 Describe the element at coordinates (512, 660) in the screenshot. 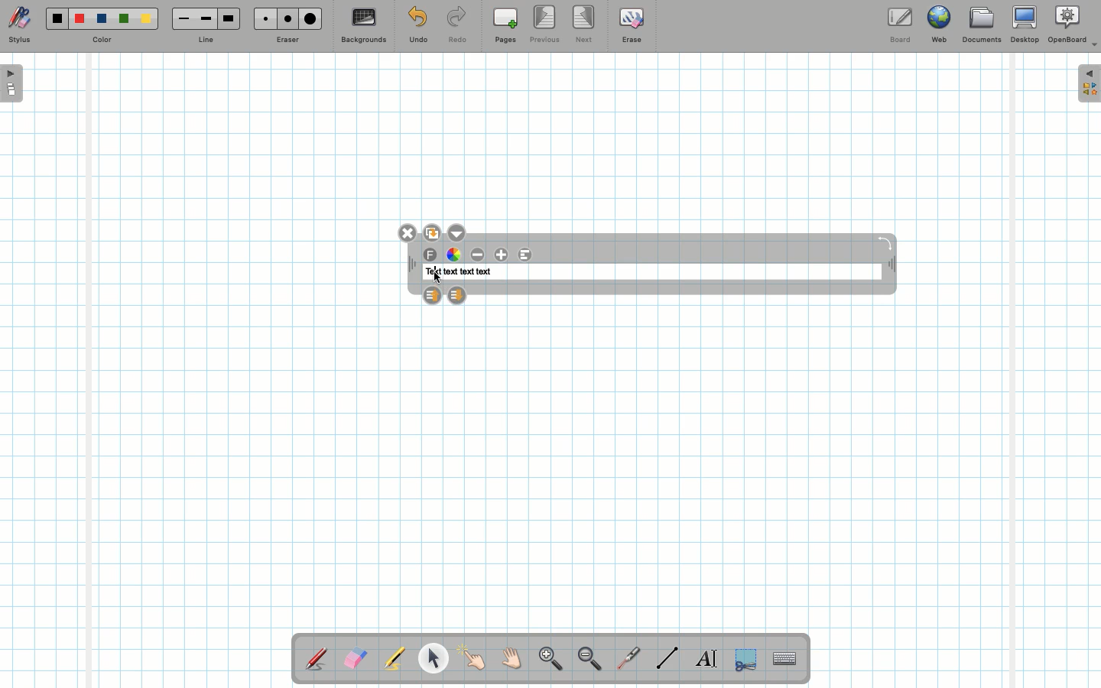

I see `Grab` at that location.